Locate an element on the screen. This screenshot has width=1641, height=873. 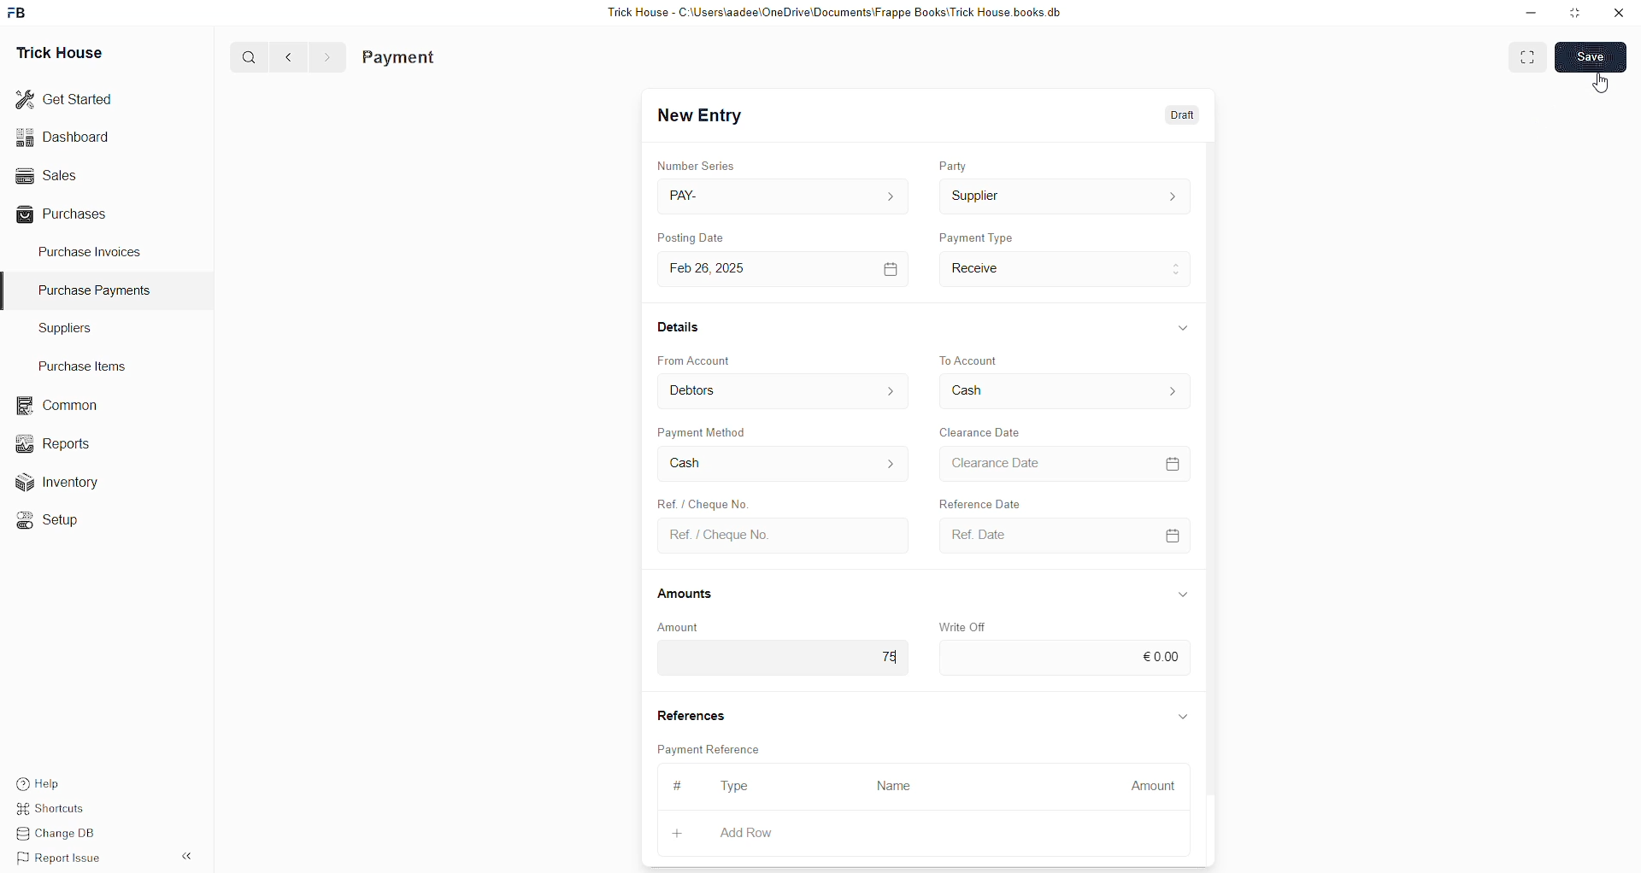
Get Started is located at coordinates (68, 97).